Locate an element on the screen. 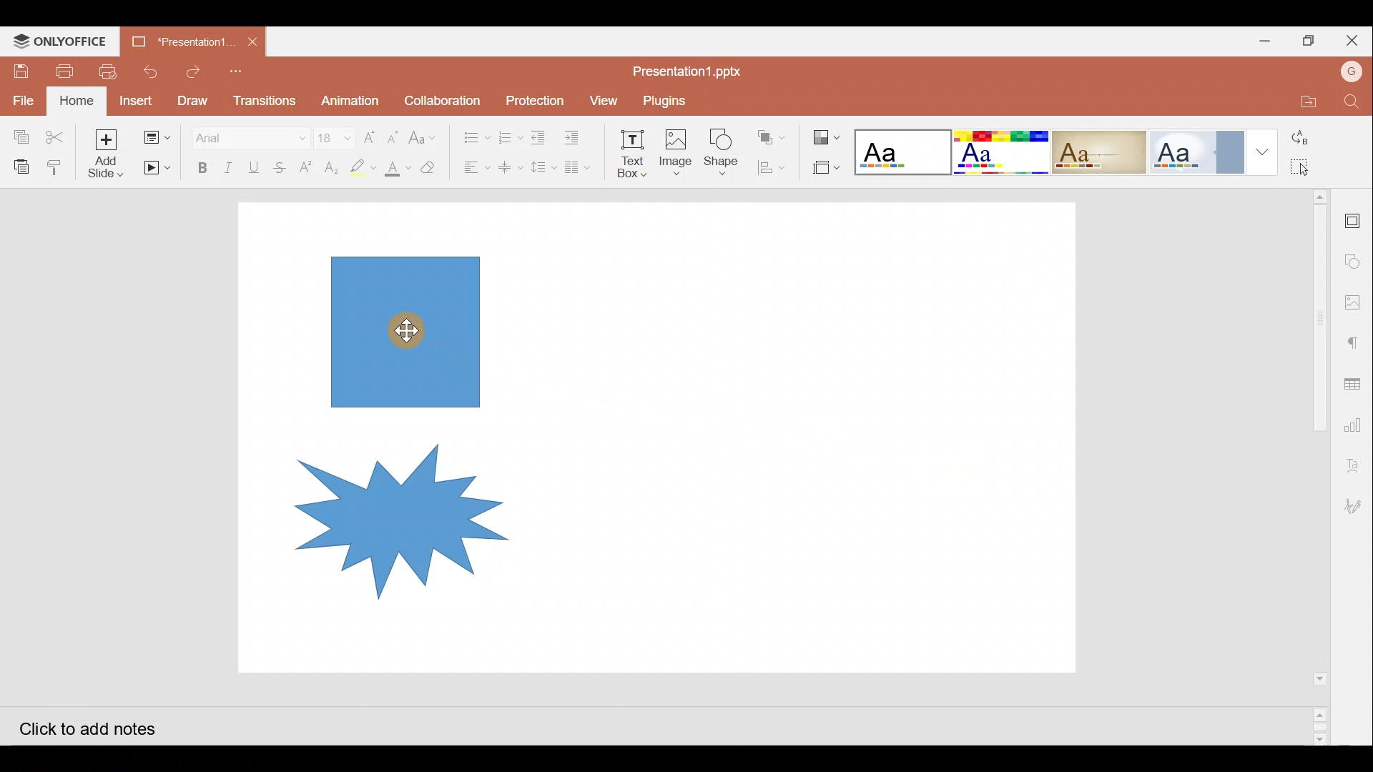 The height and width of the screenshot is (772, 1373). Account name is located at coordinates (1352, 74).